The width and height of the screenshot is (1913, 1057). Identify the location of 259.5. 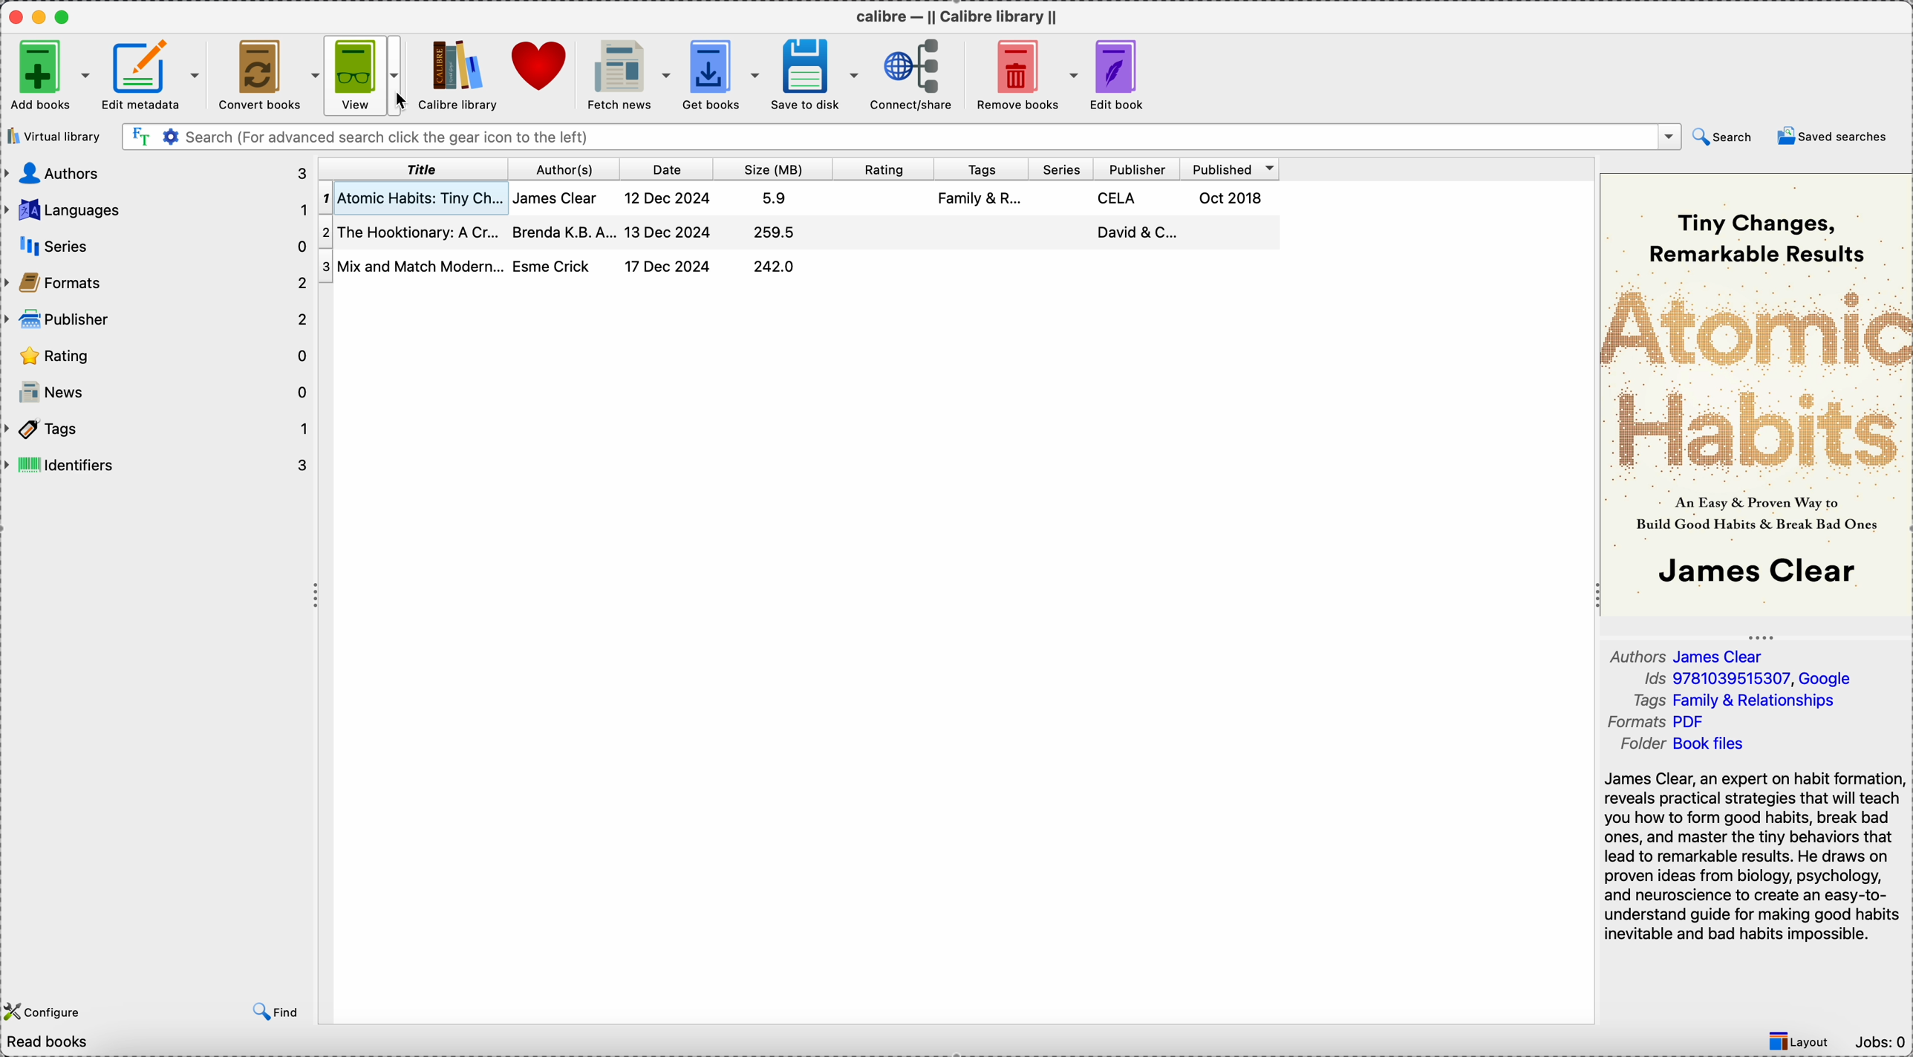
(773, 232).